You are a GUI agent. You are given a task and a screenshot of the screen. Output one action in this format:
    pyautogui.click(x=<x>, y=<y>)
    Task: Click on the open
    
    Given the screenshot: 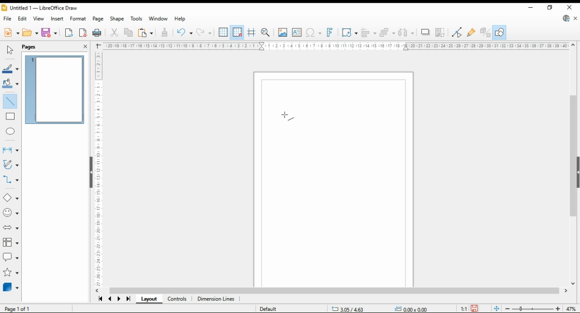 What is the action you would take?
    pyautogui.click(x=30, y=33)
    